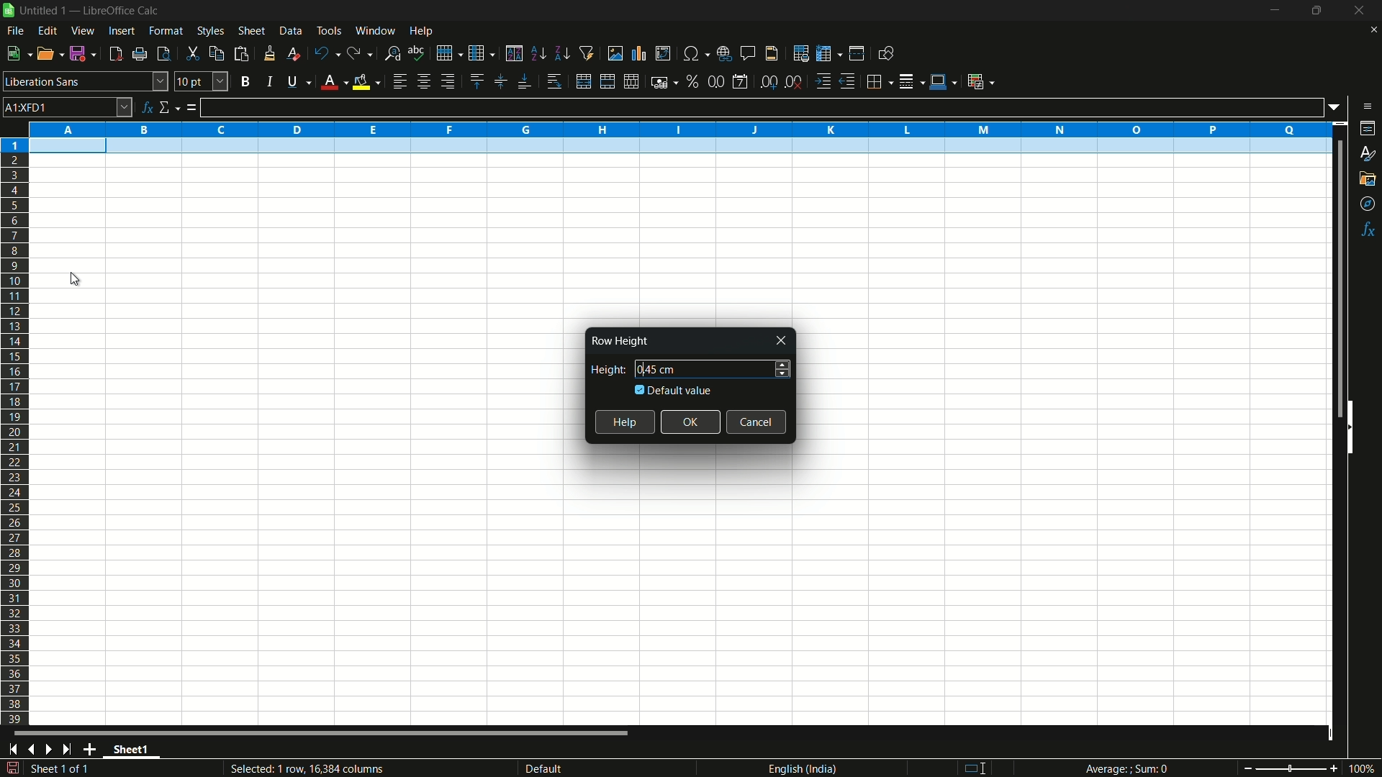 The width and height of the screenshot is (1382, 777). Describe the element at coordinates (1356, 426) in the screenshot. I see `hide sidebar` at that location.